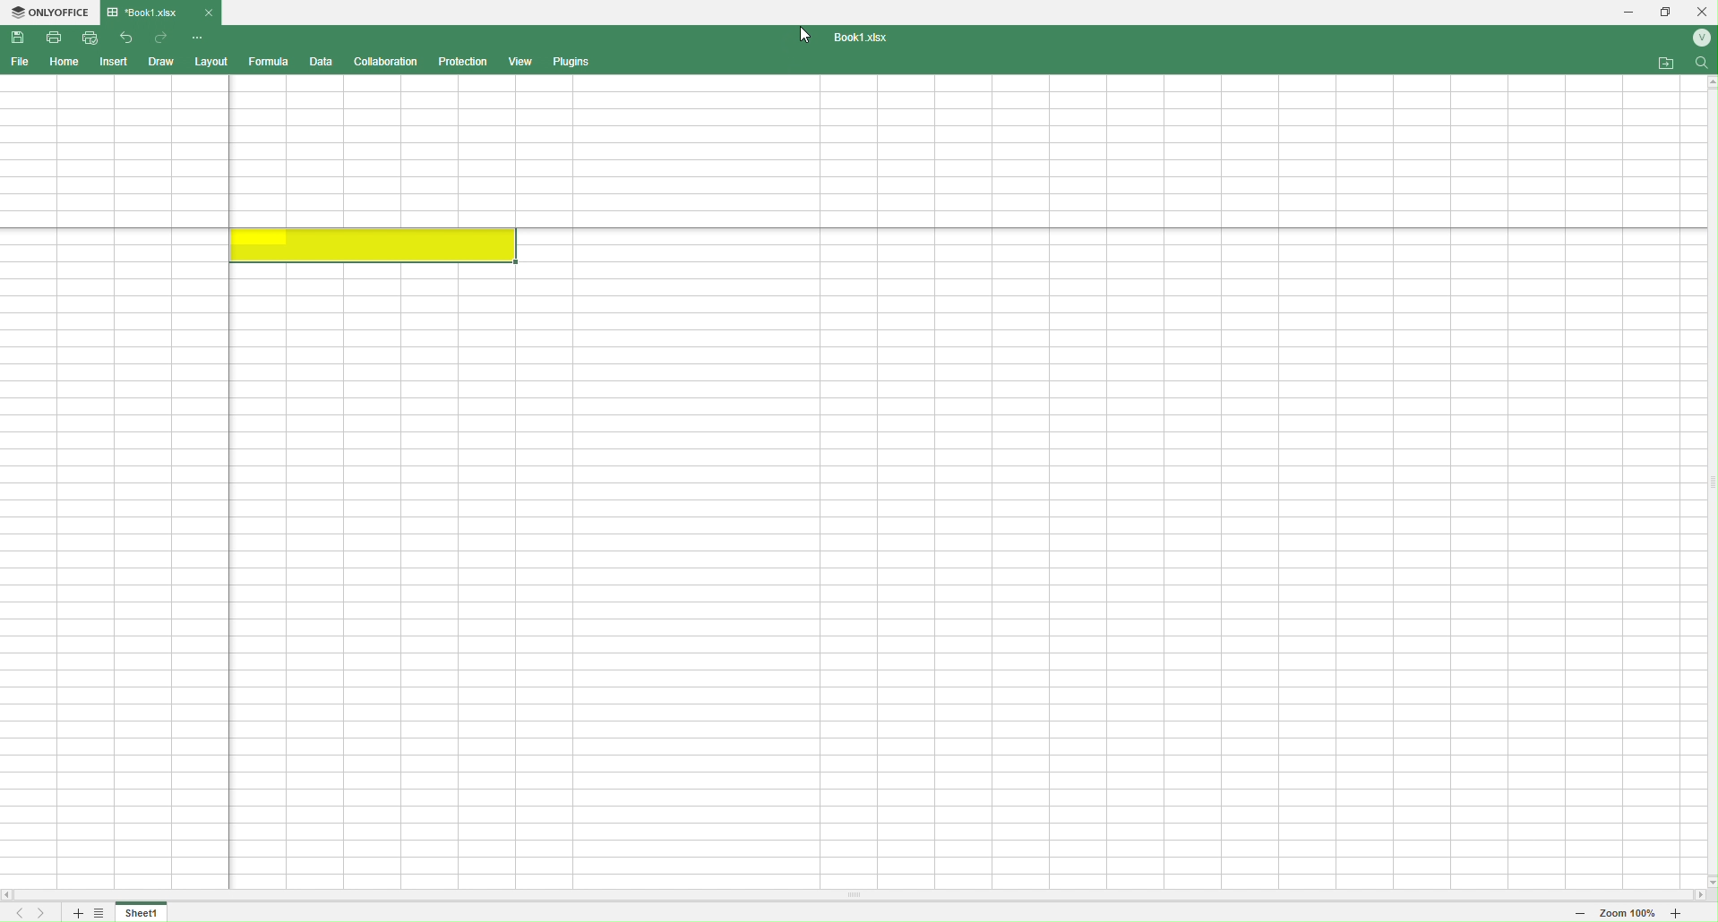 The height and width of the screenshot is (922, 1718). I want to click on Redo, so click(162, 39).